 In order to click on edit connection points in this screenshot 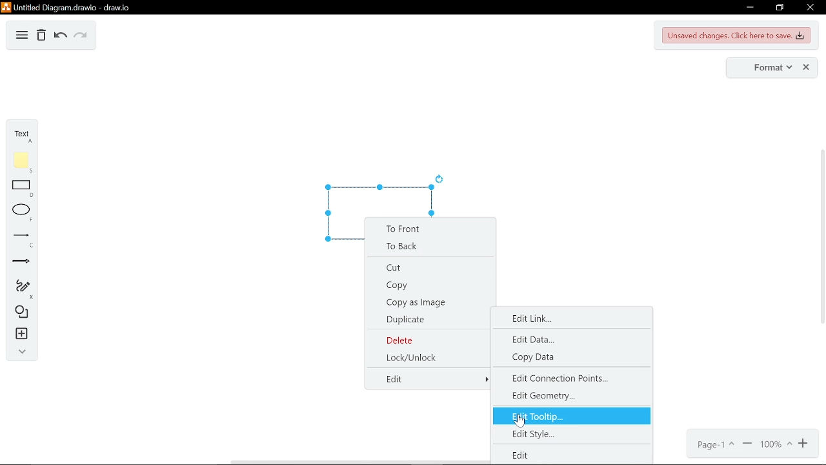, I will do `click(556, 381)`.